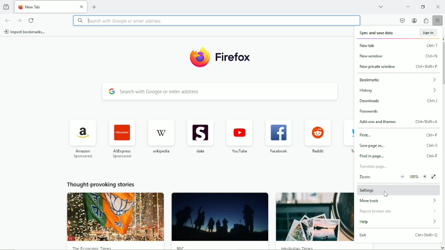 The width and height of the screenshot is (445, 250). Describe the element at coordinates (240, 136) in the screenshot. I see `youtube` at that location.